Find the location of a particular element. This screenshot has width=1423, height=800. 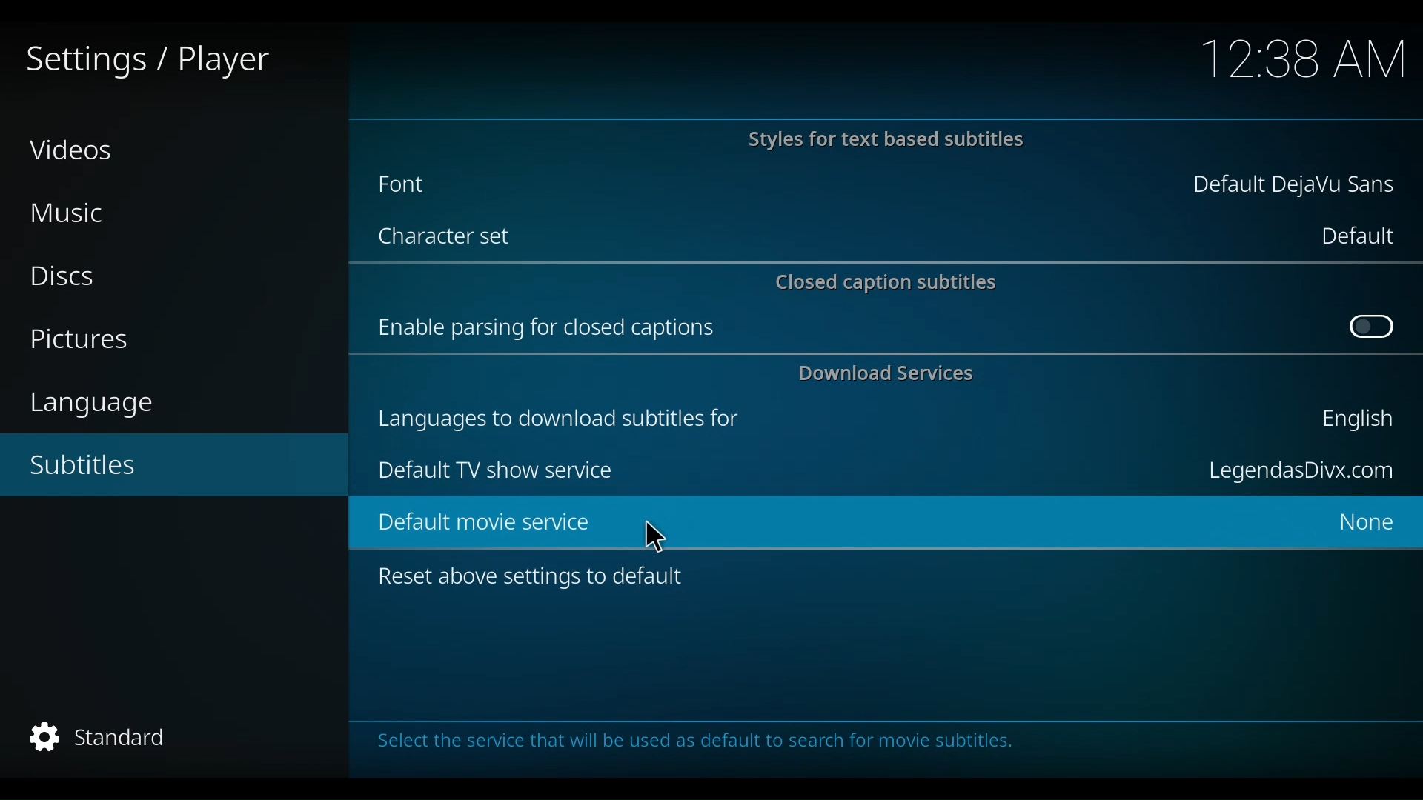

languages to download subtitles for is located at coordinates (566, 416).